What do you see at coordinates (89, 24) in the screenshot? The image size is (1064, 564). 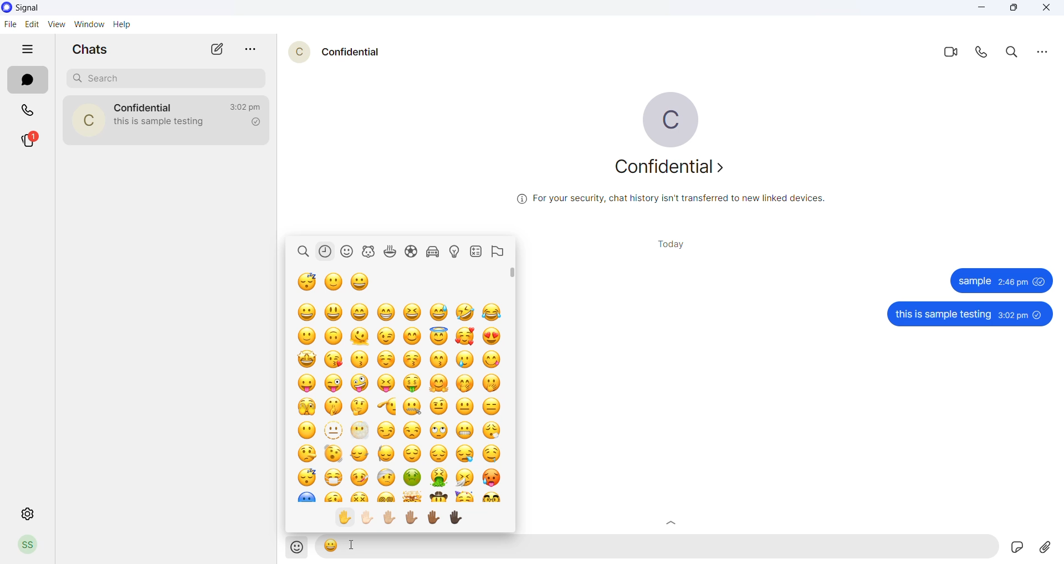 I see `window` at bounding box center [89, 24].